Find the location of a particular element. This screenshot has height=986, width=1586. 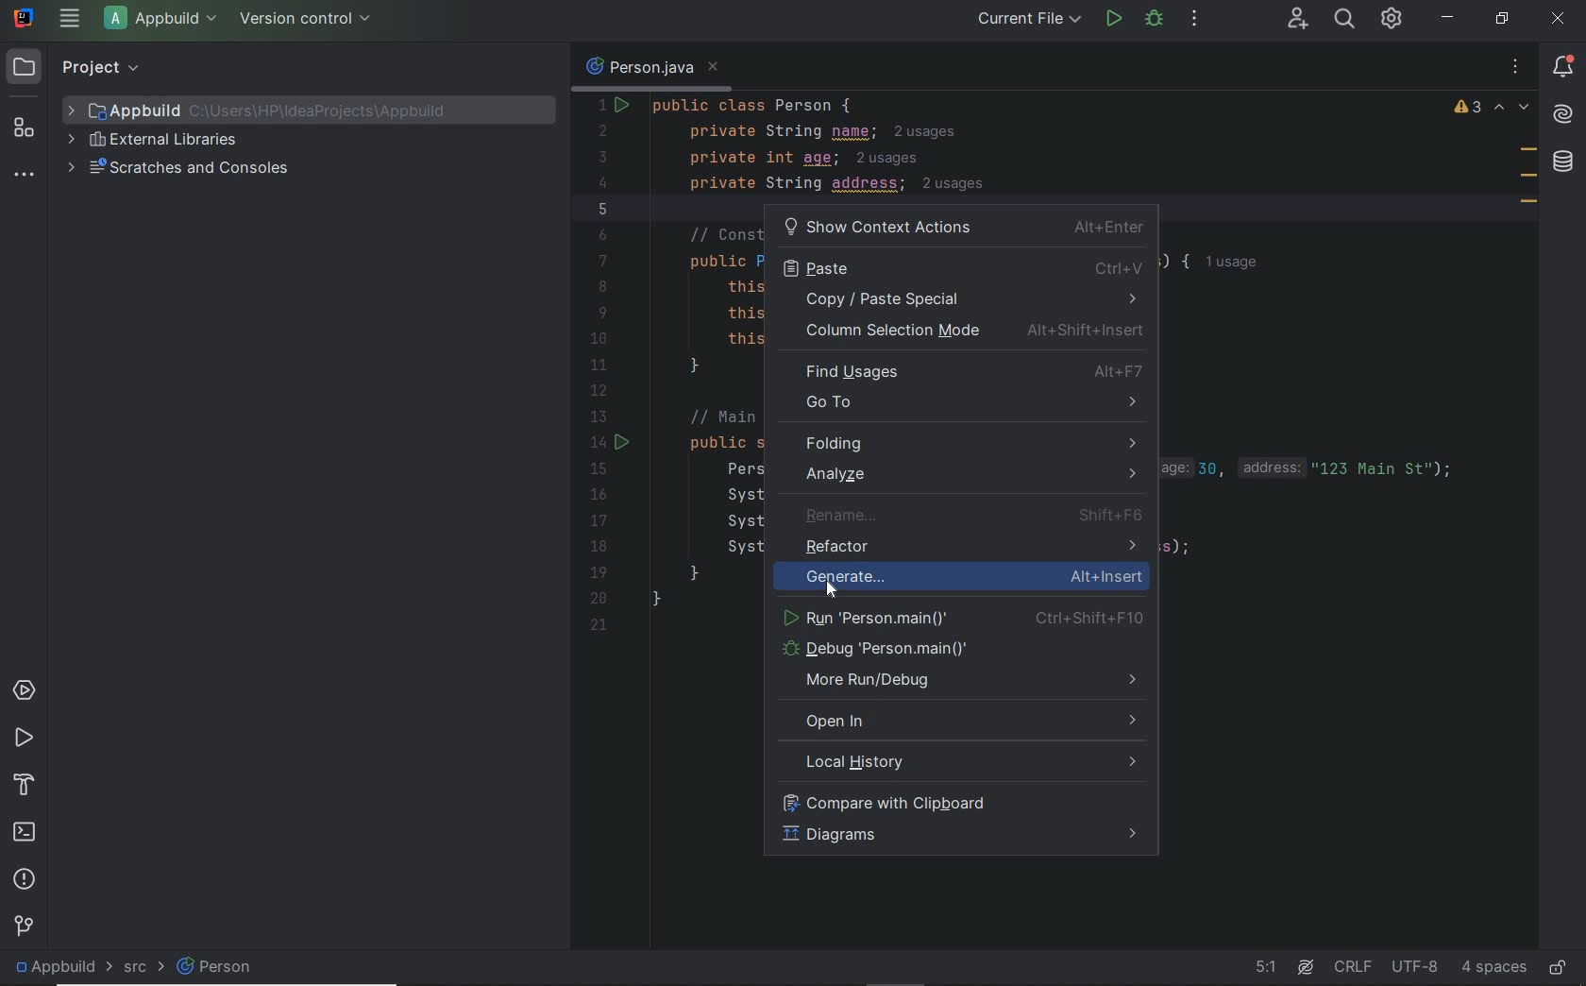

field marks is located at coordinates (1528, 178).